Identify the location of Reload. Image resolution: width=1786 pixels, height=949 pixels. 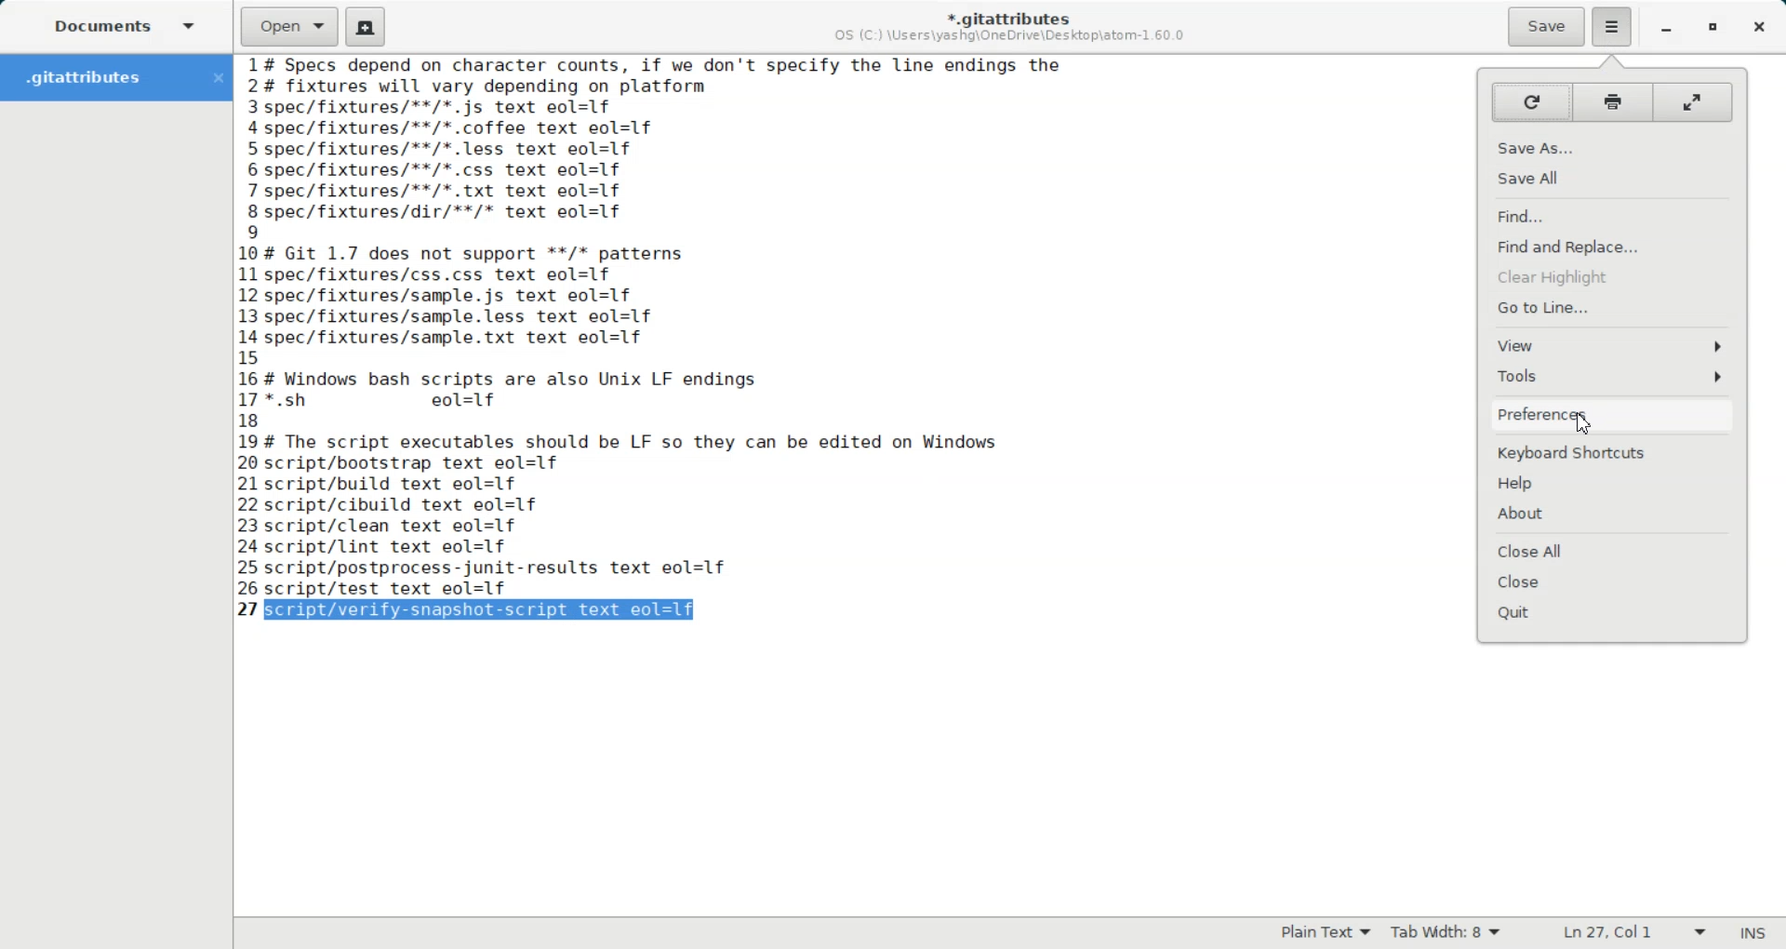
(1530, 101).